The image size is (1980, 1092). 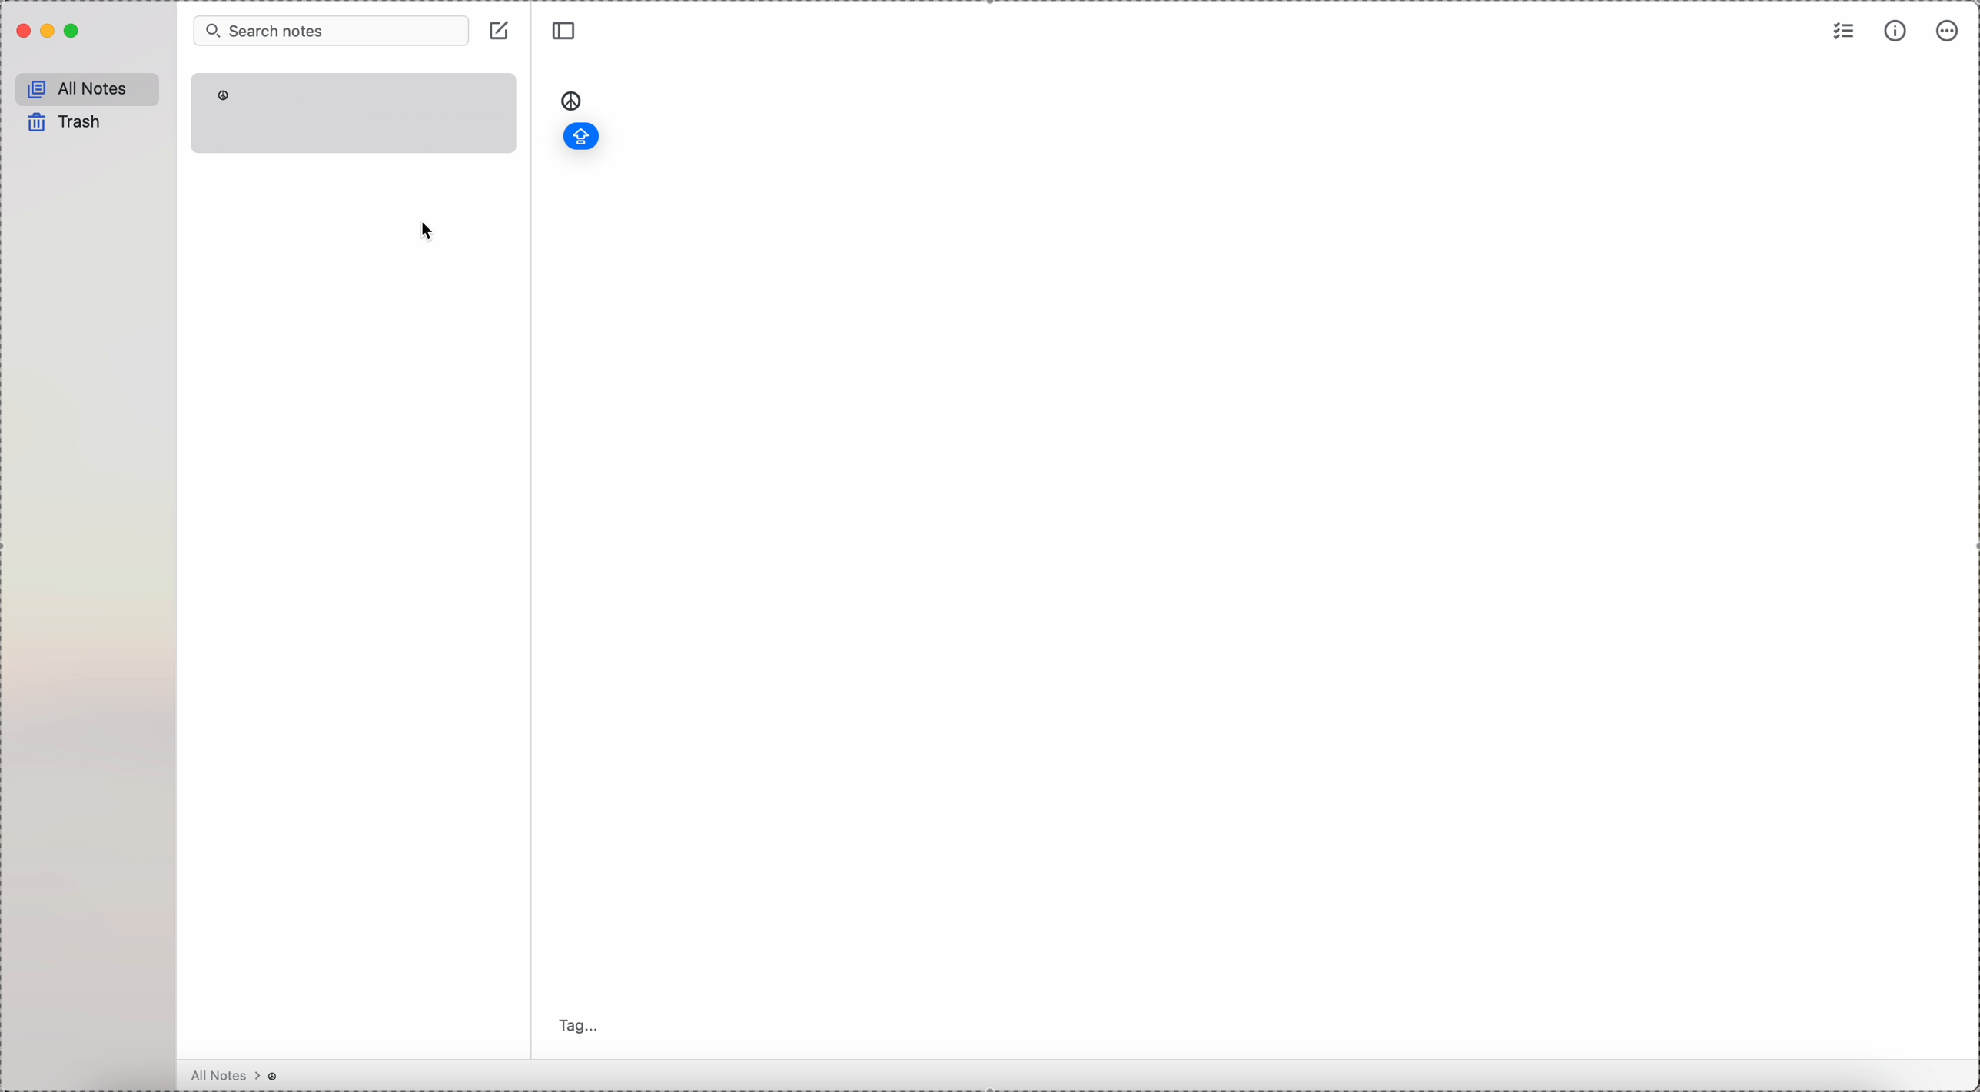 What do you see at coordinates (572, 99) in the screenshot?
I see `peace symbol` at bounding box center [572, 99].